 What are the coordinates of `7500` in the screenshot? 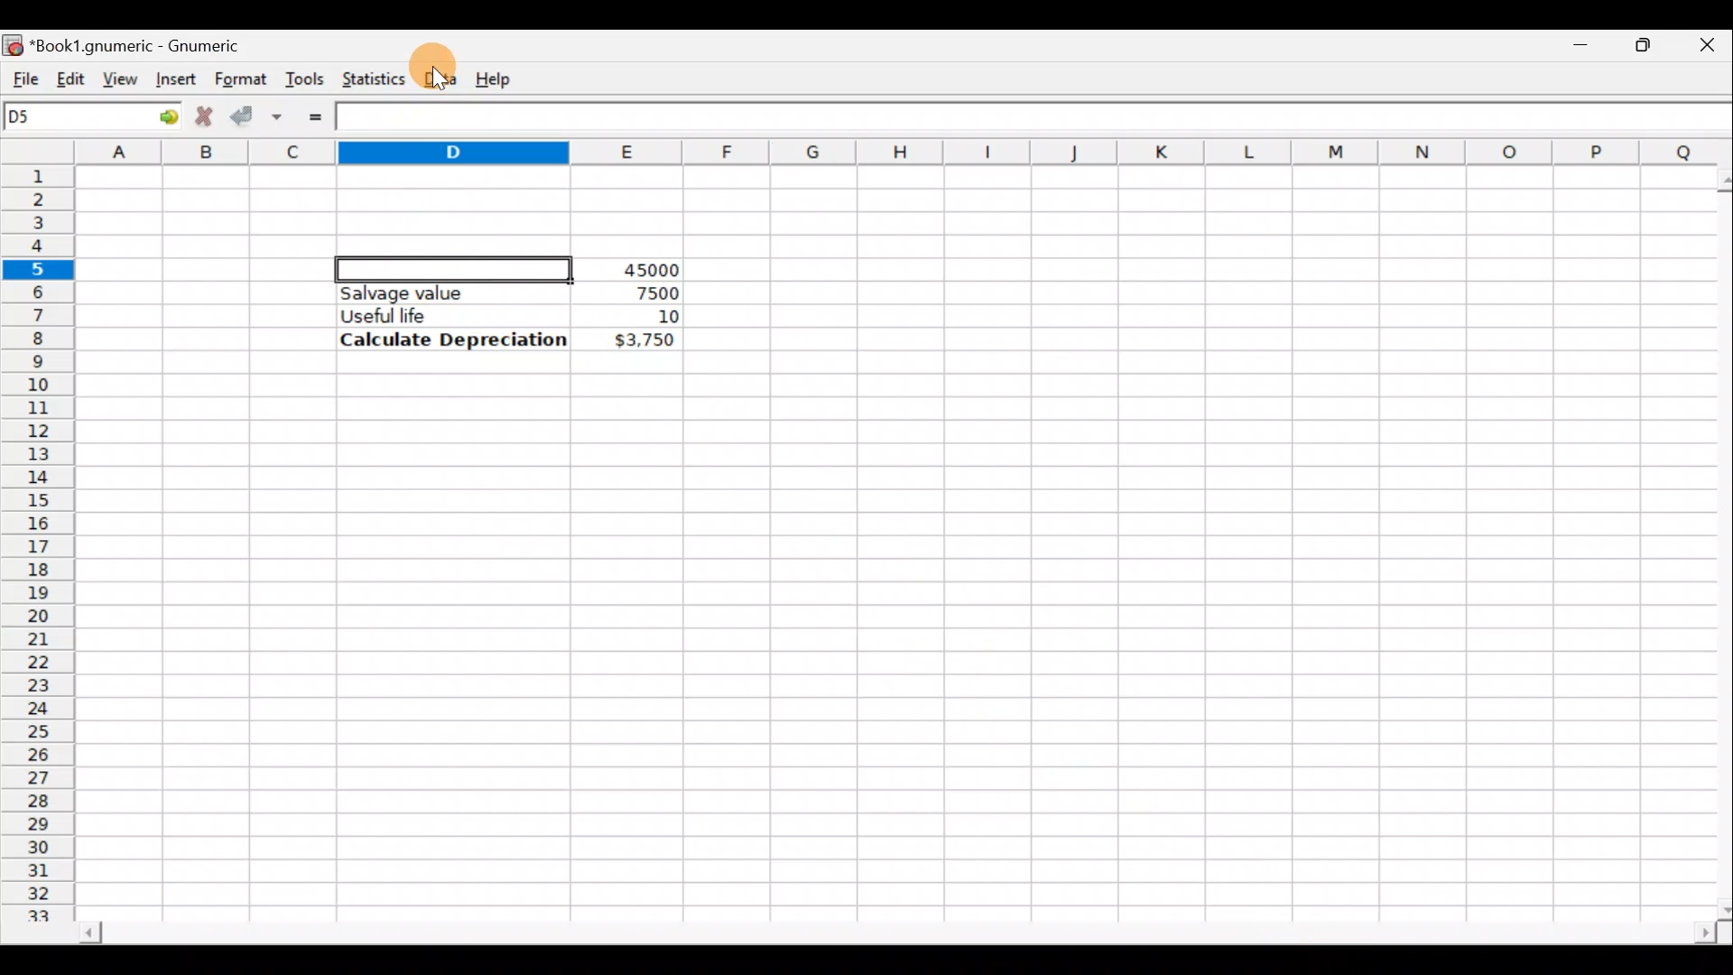 It's located at (628, 292).